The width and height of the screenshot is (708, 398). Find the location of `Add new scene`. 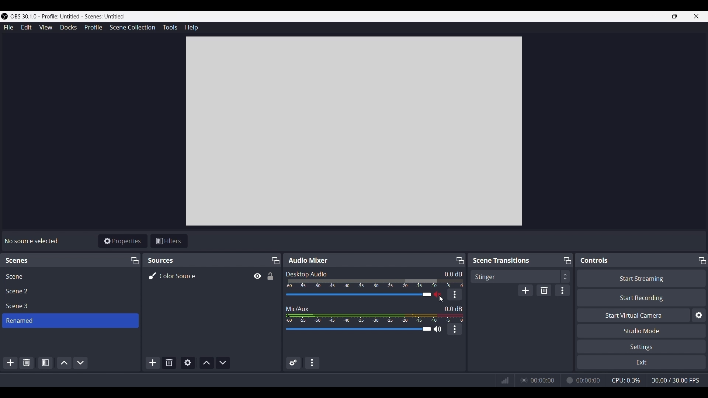

Add new scene is located at coordinates (10, 363).